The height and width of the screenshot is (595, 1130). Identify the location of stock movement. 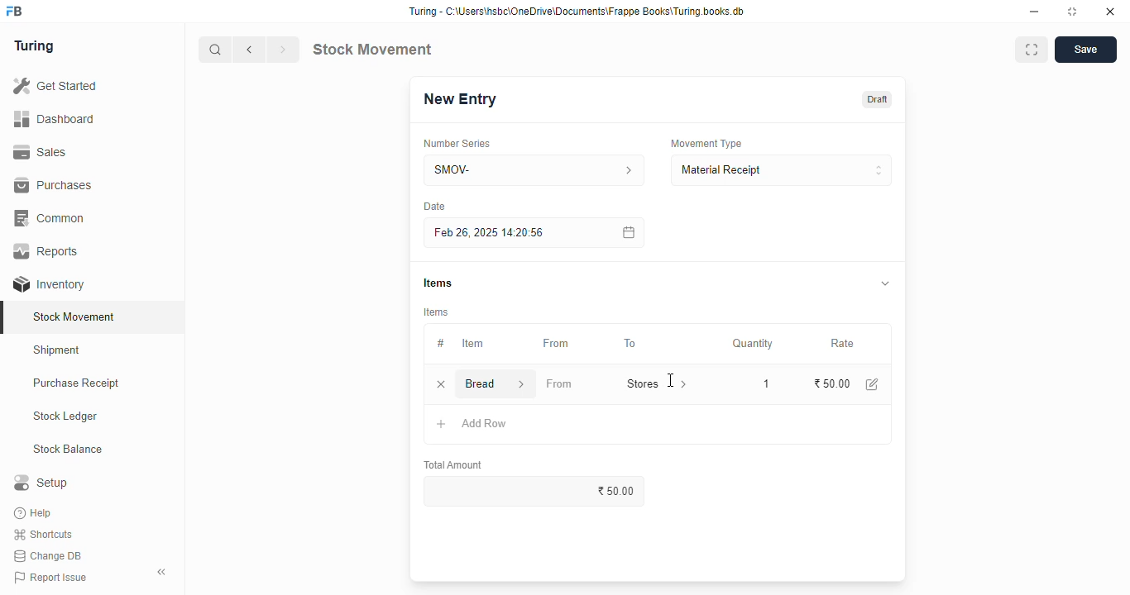
(75, 317).